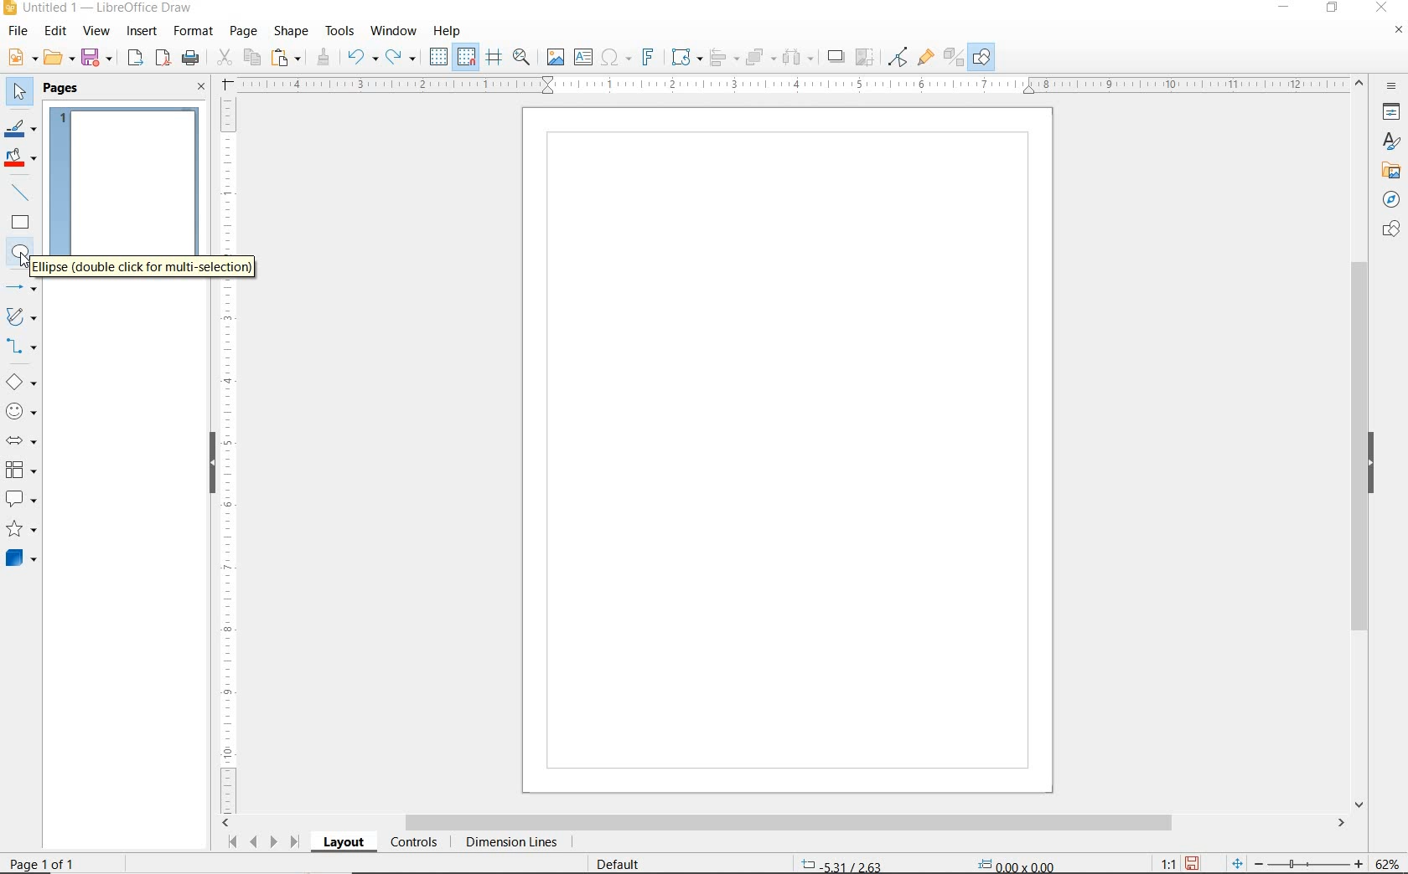 The height and width of the screenshot is (874, 1408). Describe the element at coordinates (210, 460) in the screenshot. I see `HIDE` at that location.